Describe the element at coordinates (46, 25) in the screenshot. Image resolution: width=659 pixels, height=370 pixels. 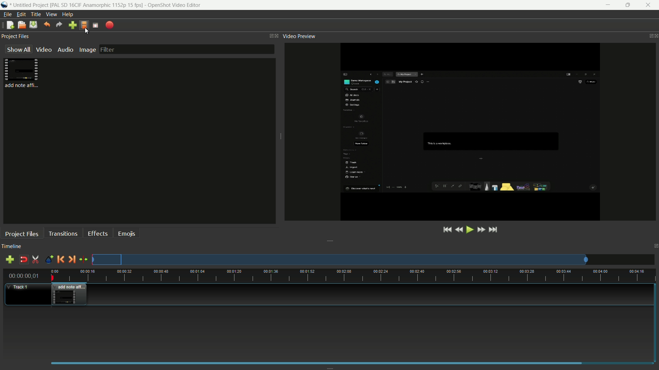
I see `undo` at that location.